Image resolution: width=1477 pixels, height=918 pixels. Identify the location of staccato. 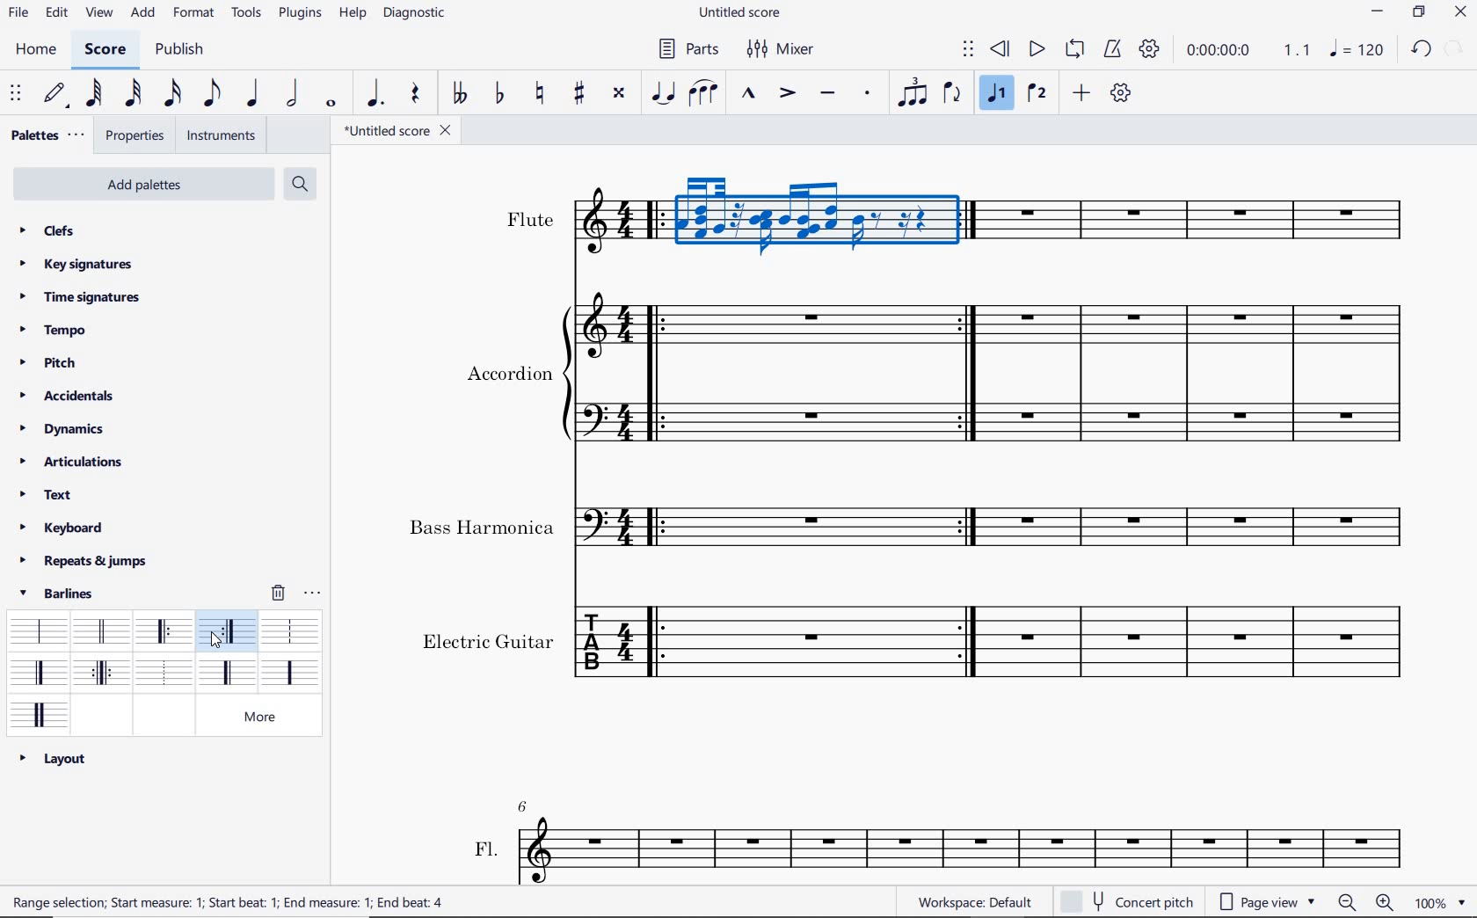
(869, 92).